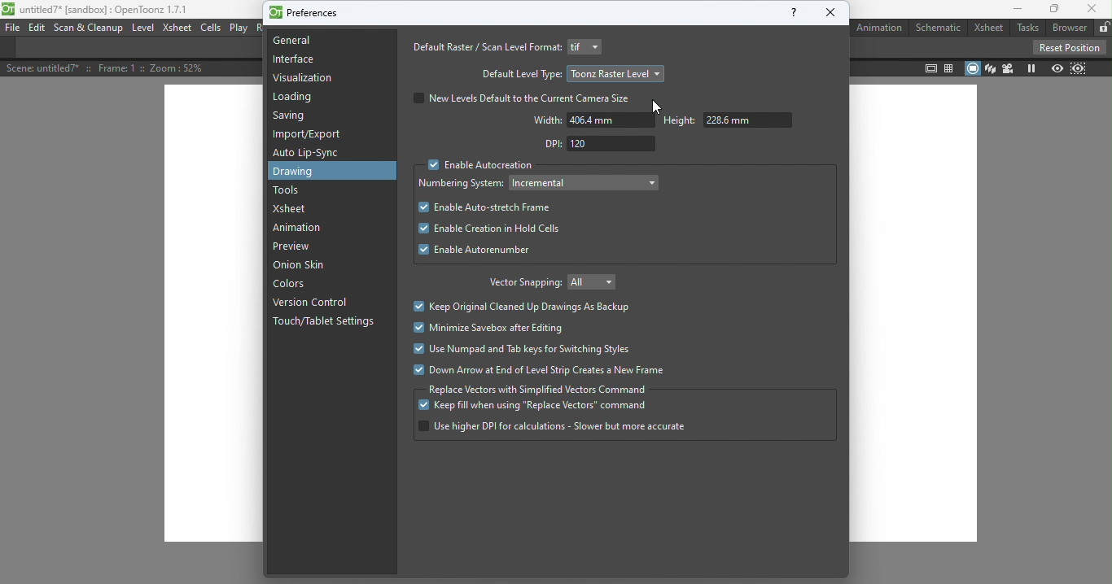  I want to click on Safe area, so click(930, 68).